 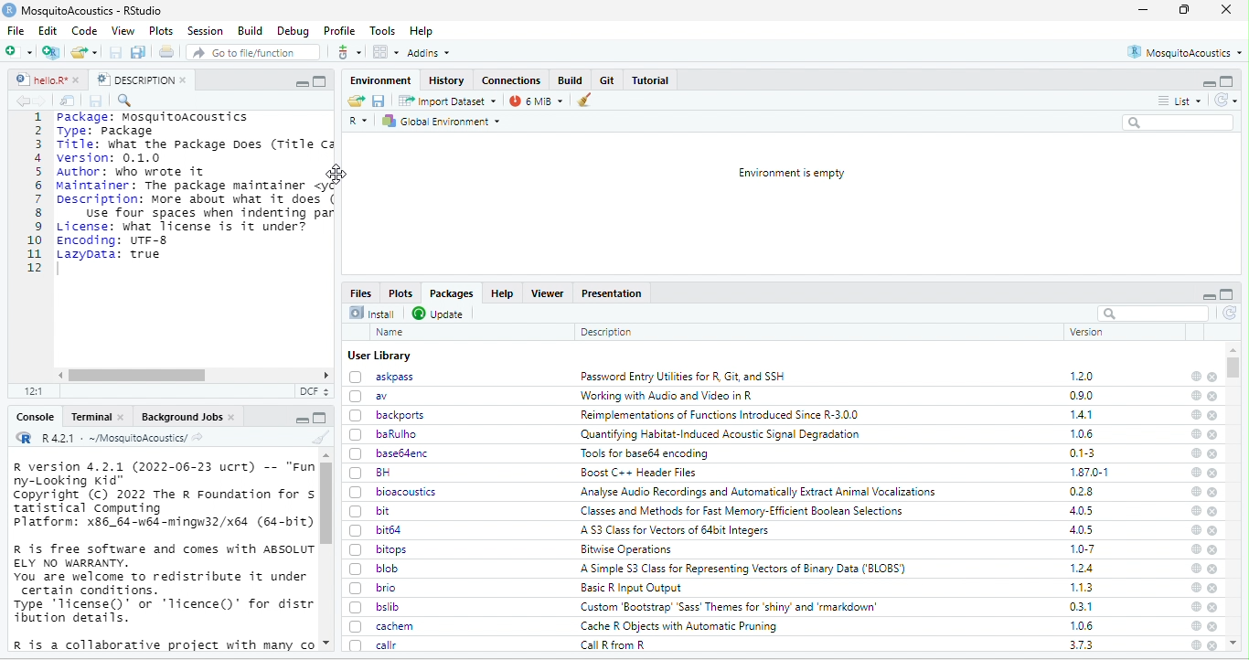 I want to click on 1.0-7, so click(x=1081, y=549).